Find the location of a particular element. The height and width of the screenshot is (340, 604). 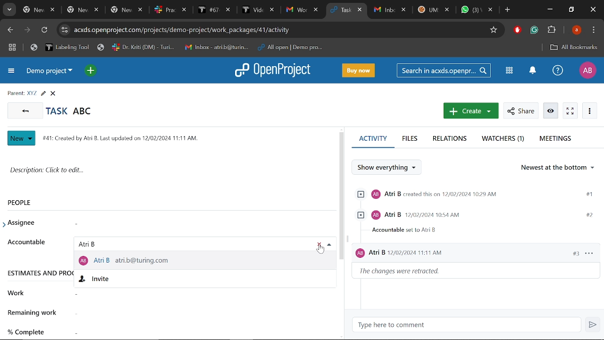

Invite is located at coordinates (101, 279).